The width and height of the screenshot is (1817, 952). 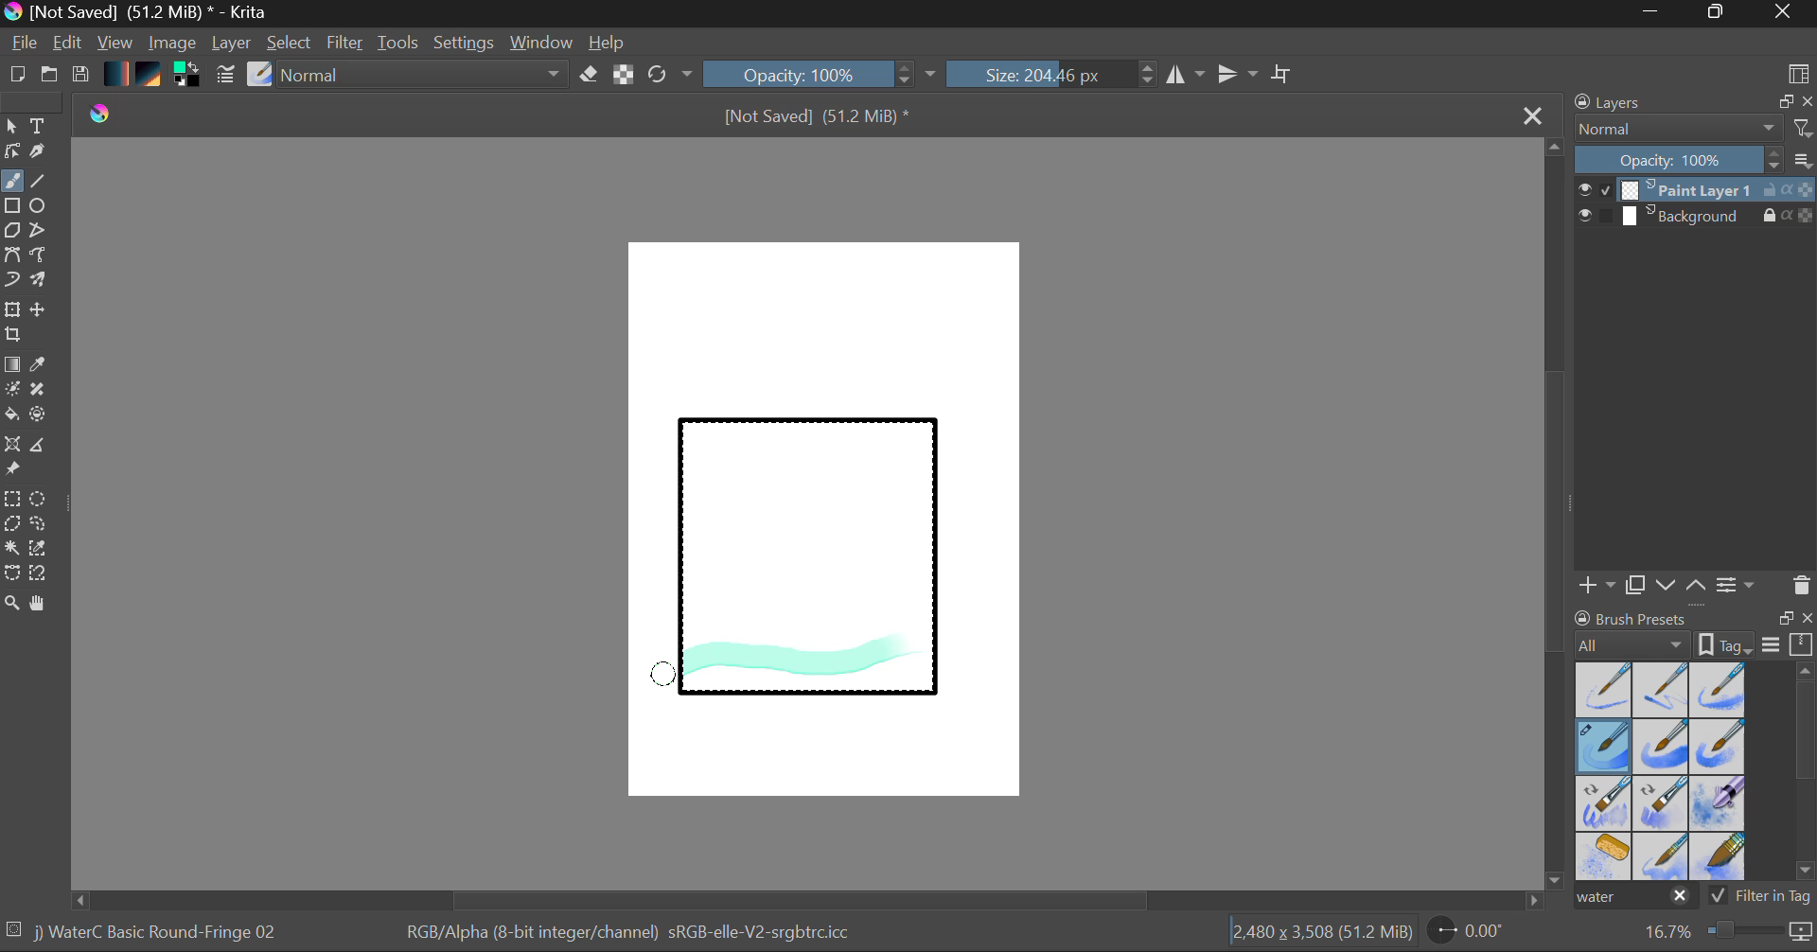 I want to click on Water C - Grain Tilt, so click(x=1605, y=803).